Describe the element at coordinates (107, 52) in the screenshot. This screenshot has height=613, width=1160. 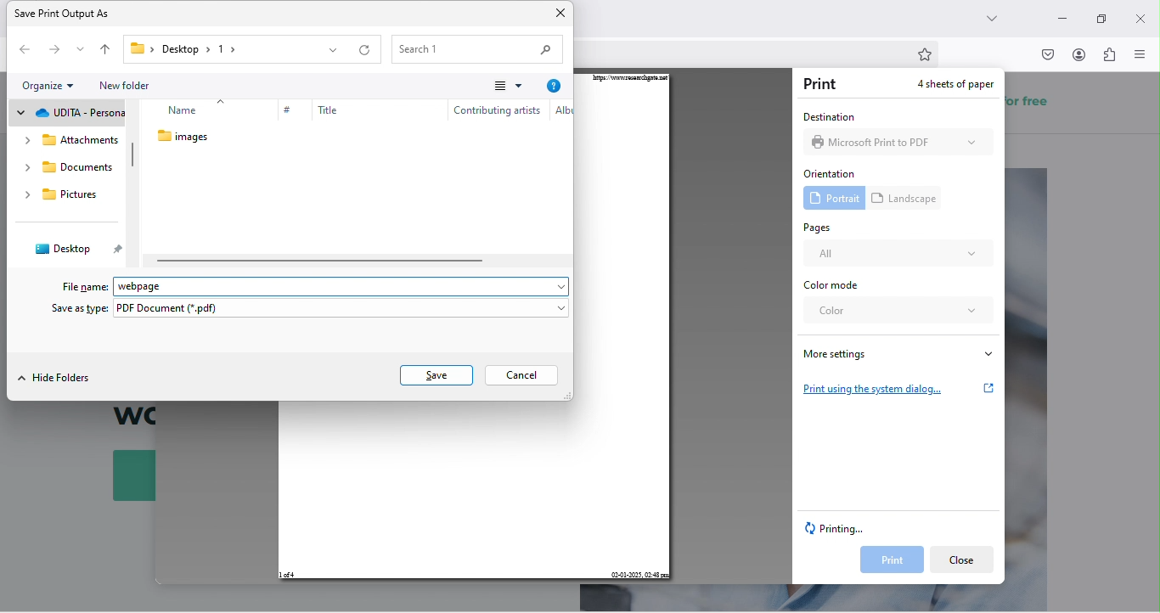
I see `up to` at that location.